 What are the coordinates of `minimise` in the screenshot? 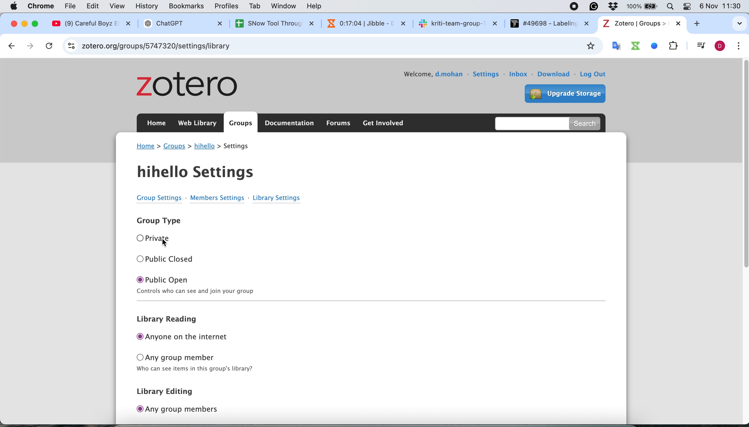 It's located at (25, 24).